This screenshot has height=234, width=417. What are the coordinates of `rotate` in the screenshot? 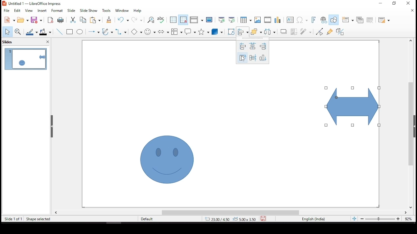 It's located at (231, 32).